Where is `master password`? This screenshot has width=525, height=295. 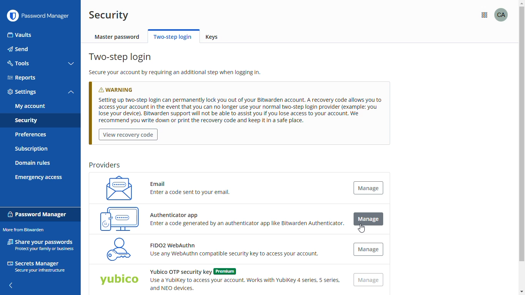 master password is located at coordinates (118, 37).